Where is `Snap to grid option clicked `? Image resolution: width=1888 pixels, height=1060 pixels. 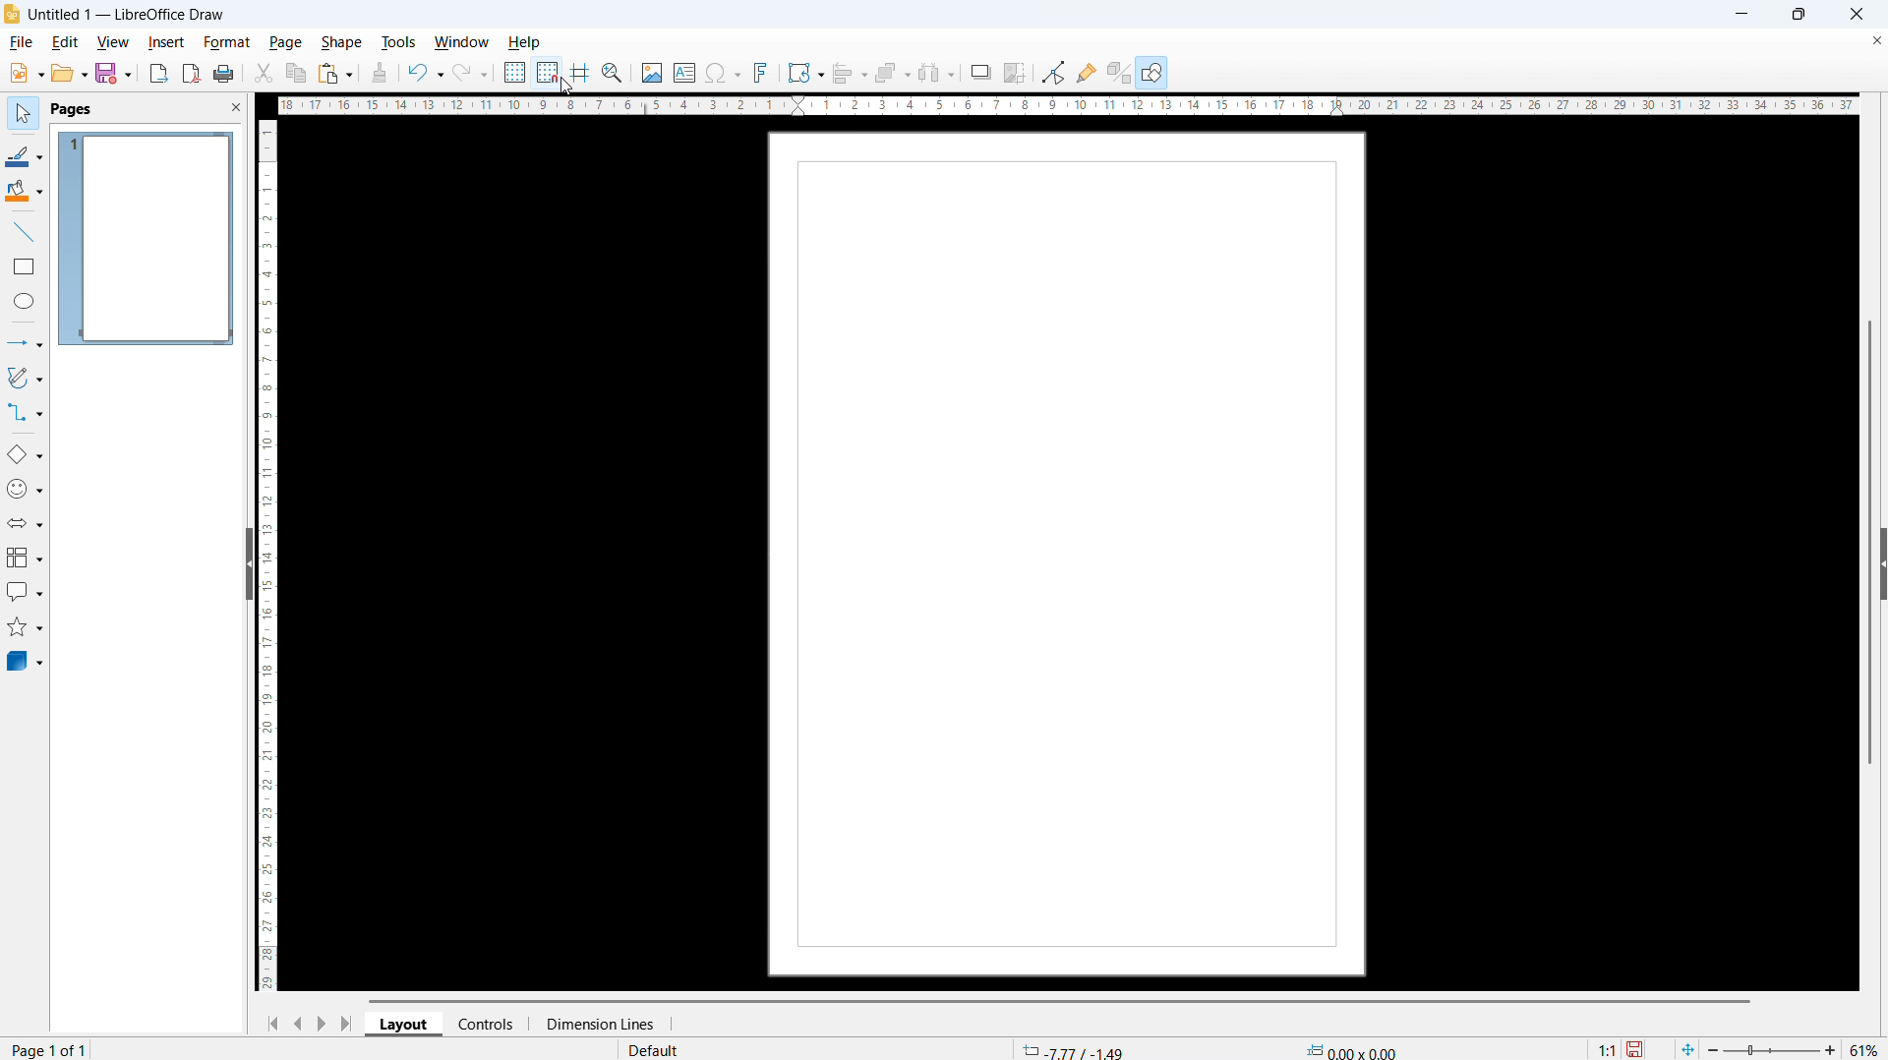 Snap to grid option clicked  is located at coordinates (548, 73).